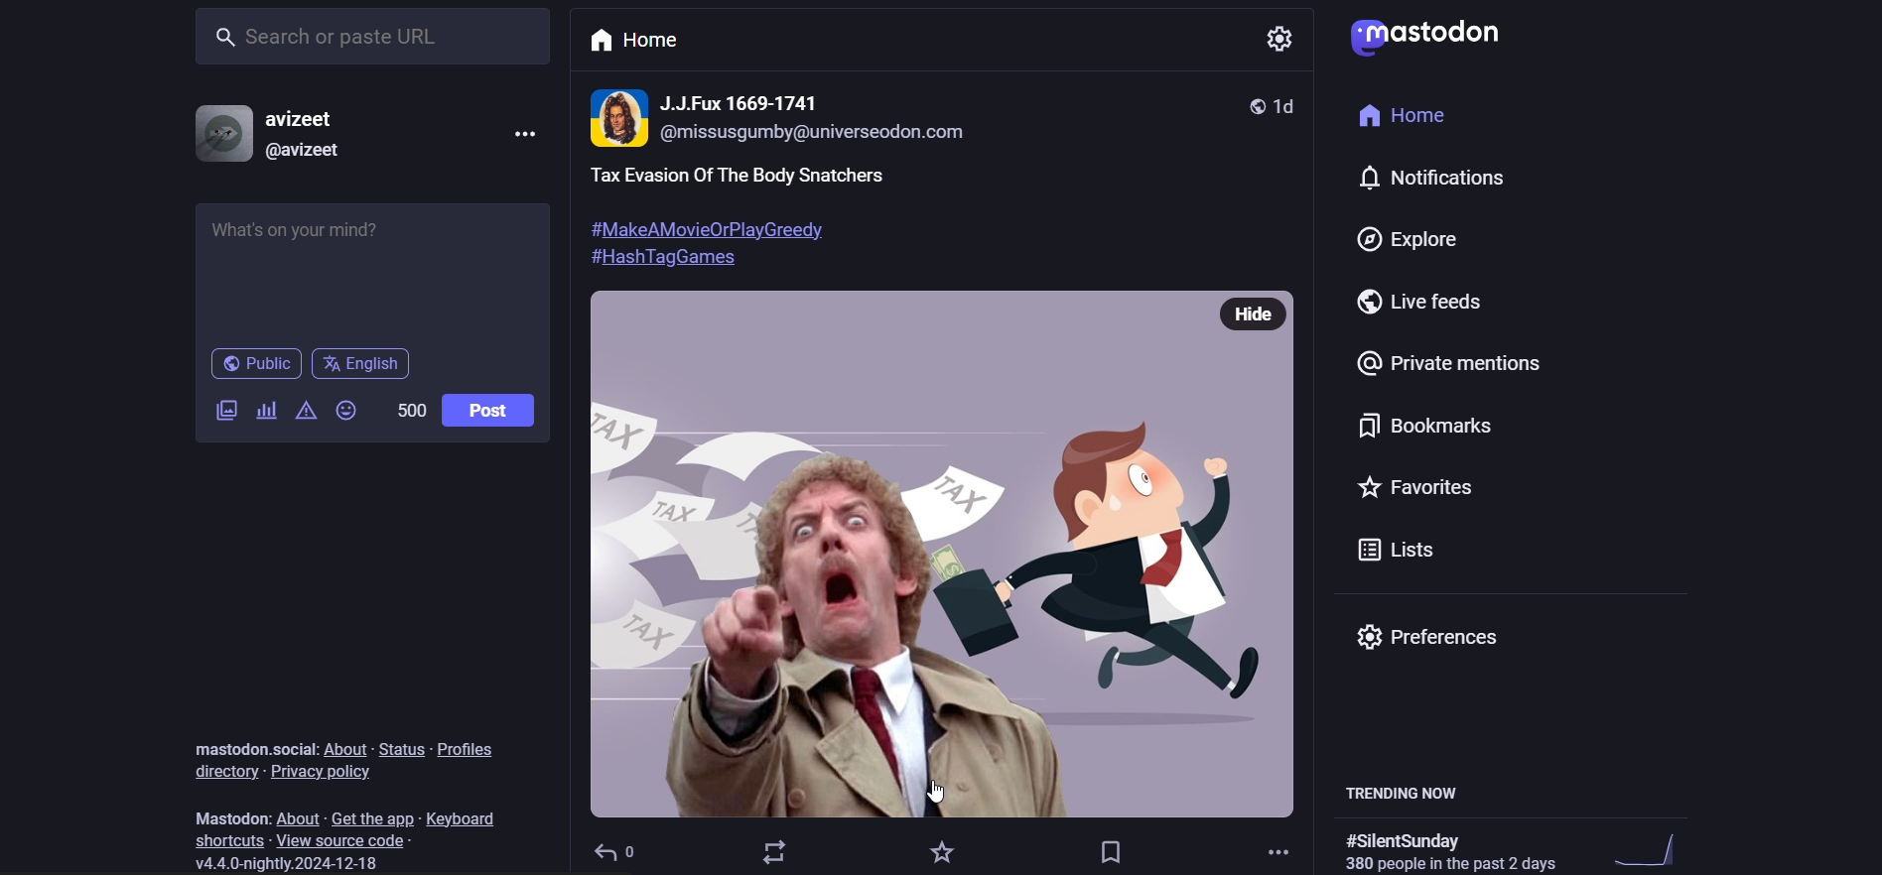 Image resolution: width=1882 pixels, height=875 pixels. What do you see at coordinates (632, 43) in the screenshot?
I see `home` at bounding box center [632, 43].